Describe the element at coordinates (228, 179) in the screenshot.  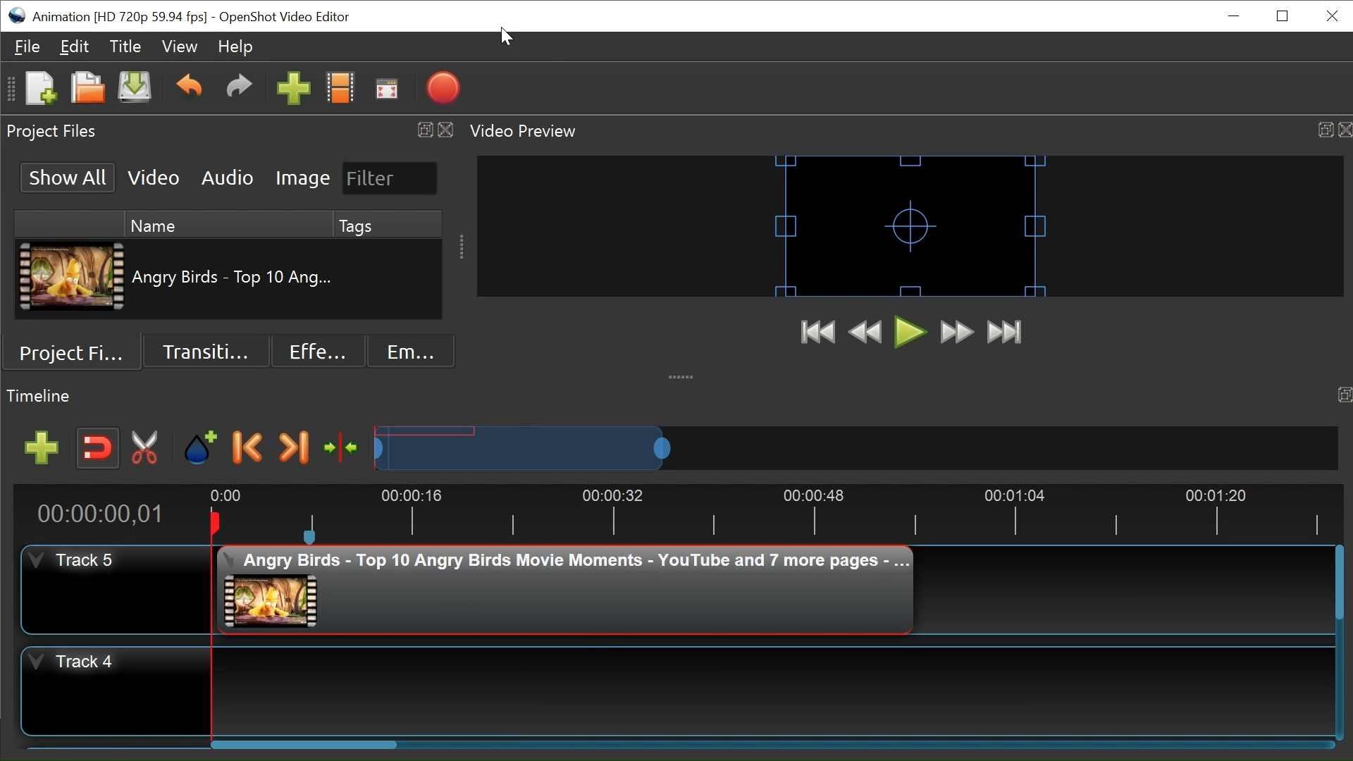
I see `Audio` at that location.